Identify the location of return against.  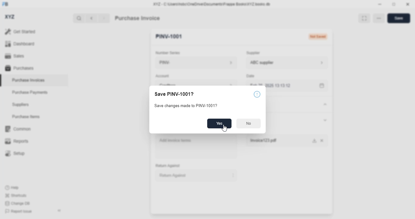
(197, 176).